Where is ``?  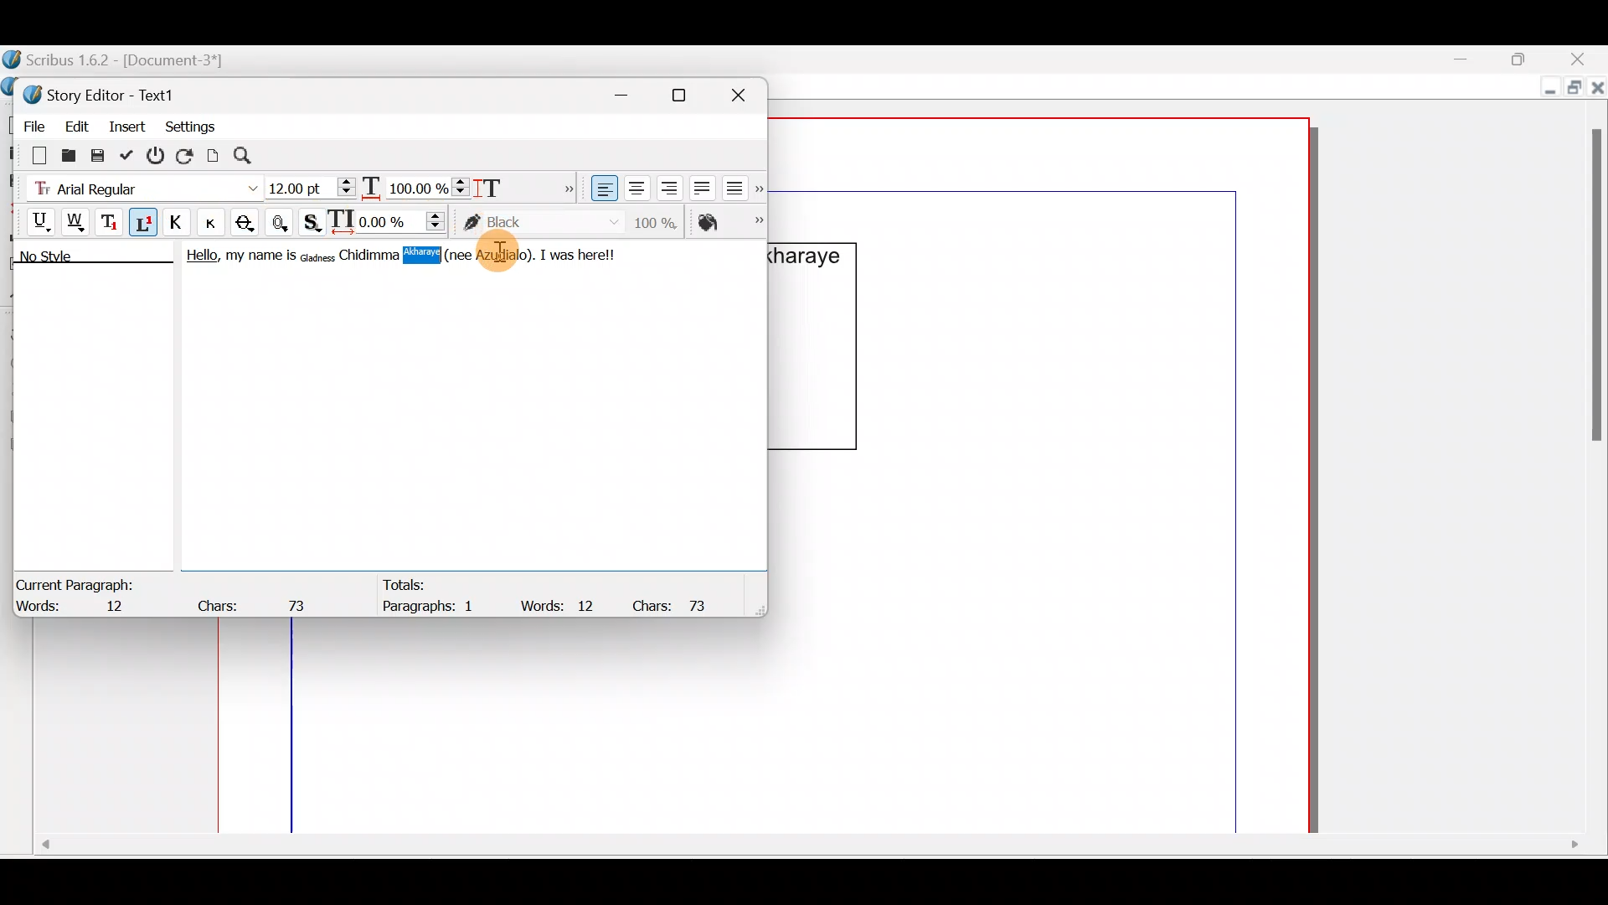
 is located at coordinates (217, 222).